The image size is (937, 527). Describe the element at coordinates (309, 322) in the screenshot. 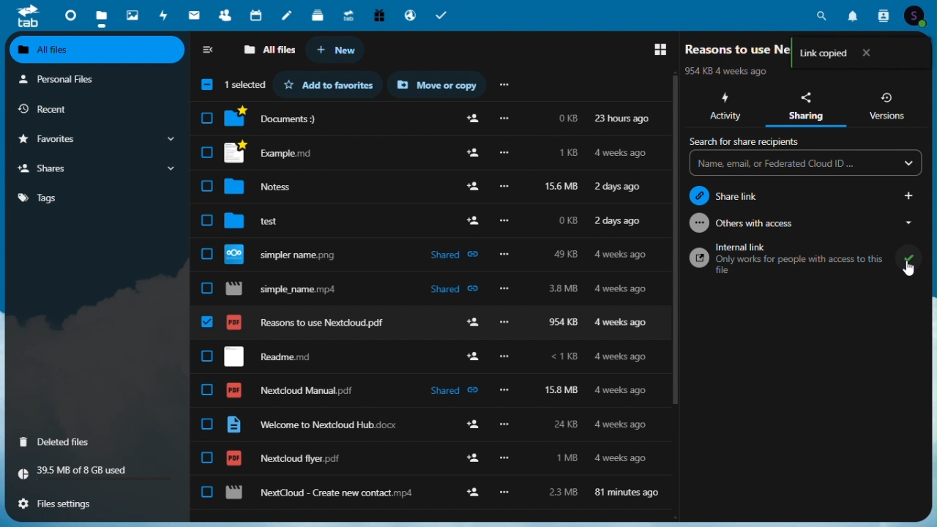

I see `reasons to use nextcloud.pdf` at that location.